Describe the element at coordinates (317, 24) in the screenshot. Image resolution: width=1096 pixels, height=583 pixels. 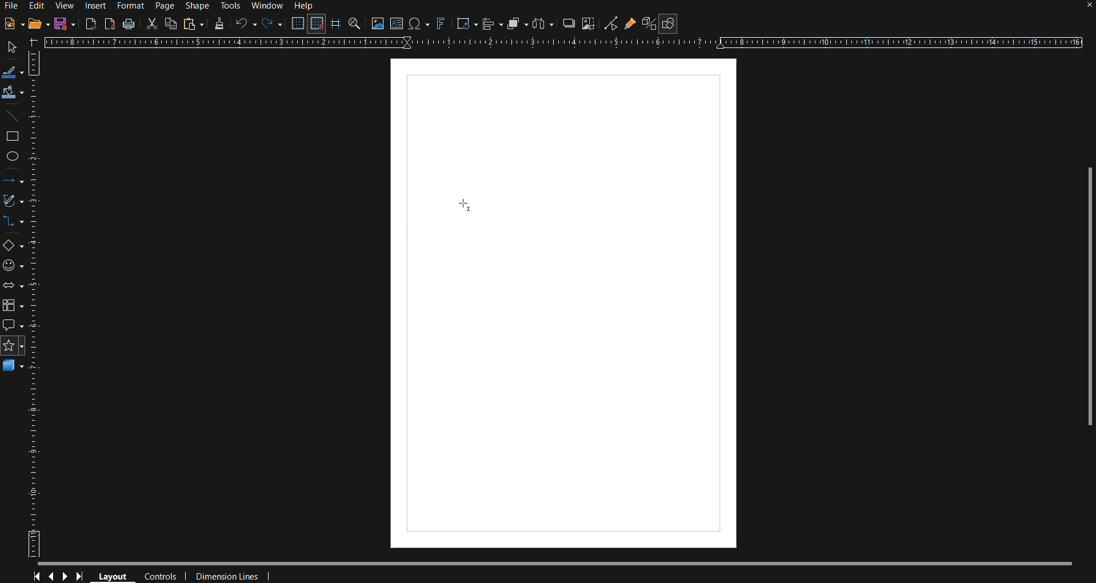
I see `Snap to Grid` at that location.